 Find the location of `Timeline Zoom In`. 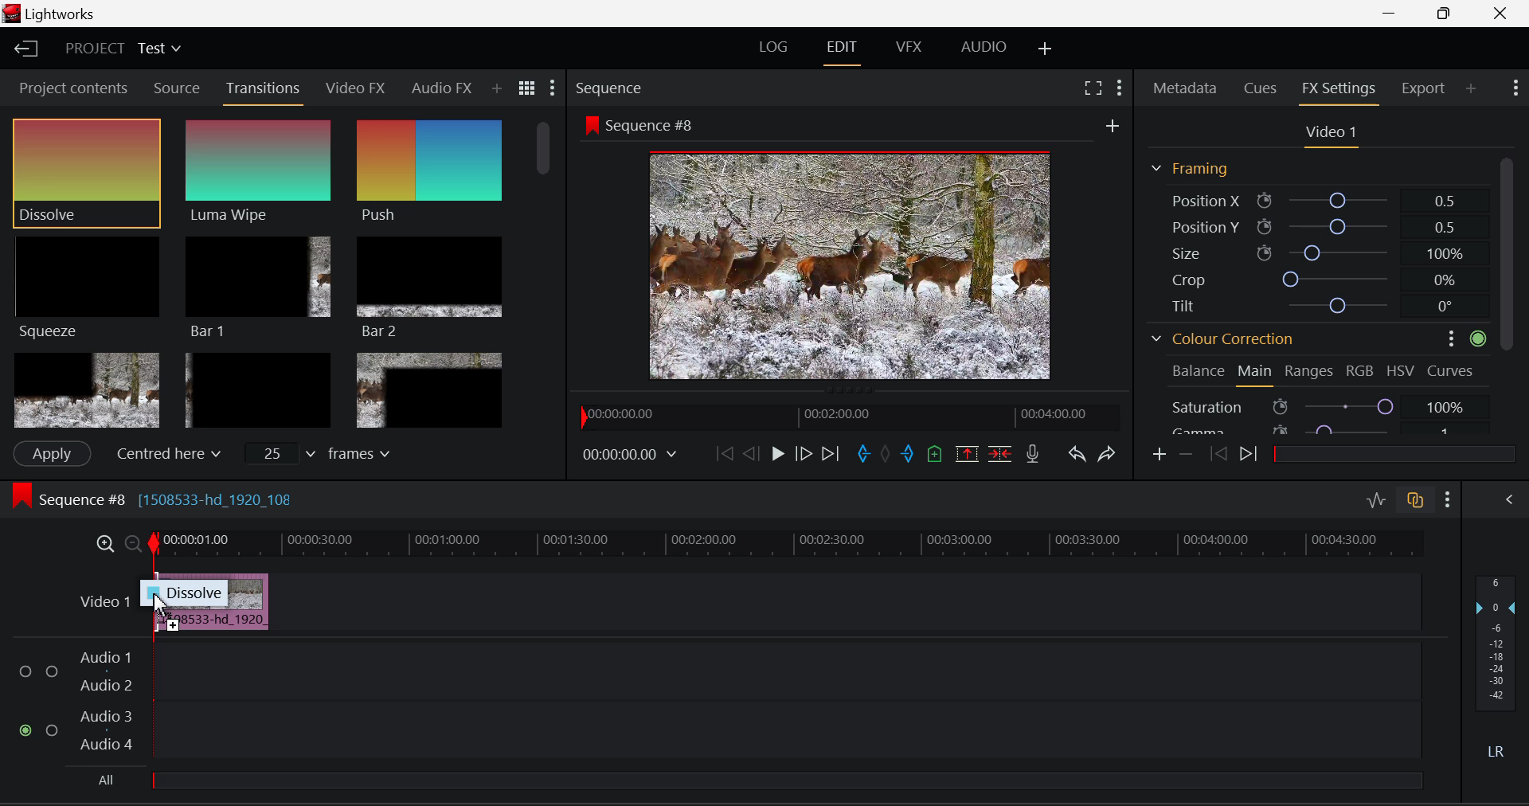

Timeline Zoom In is located at coordinates (104, 546).